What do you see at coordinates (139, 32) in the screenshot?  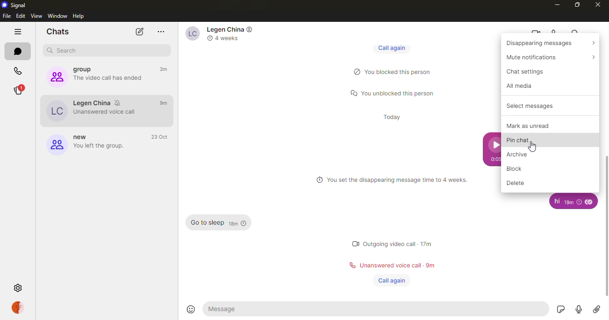 I see `new chat` at bounding box center [139, 32].